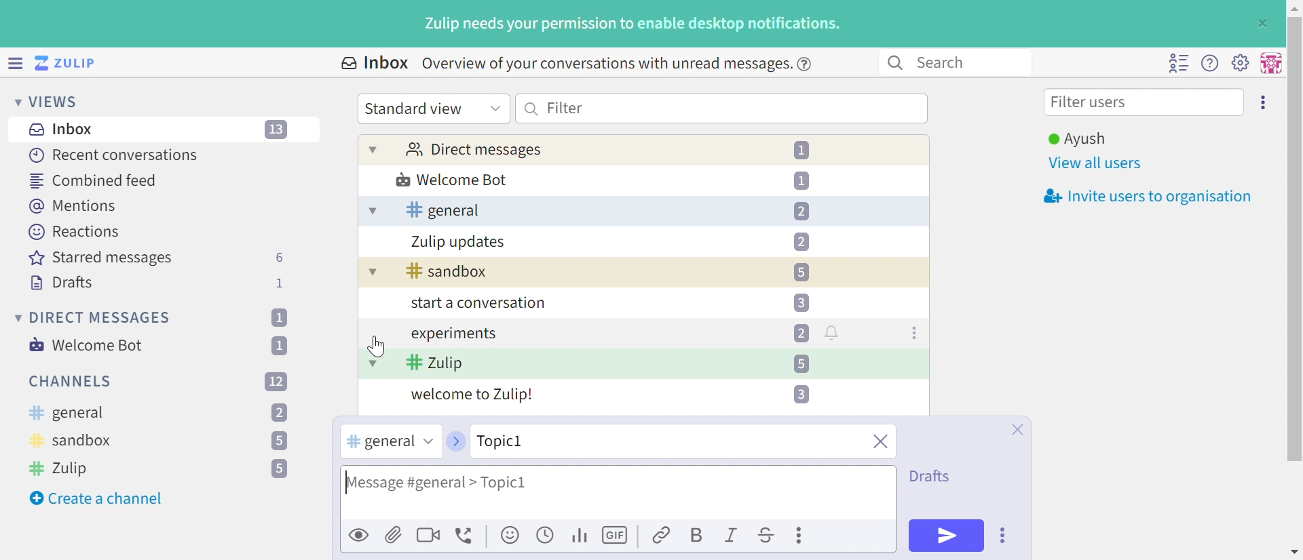 Image resolution: width=1303 pixels, height=560 pixels. I want to click on Standard view, so click(416, 108).